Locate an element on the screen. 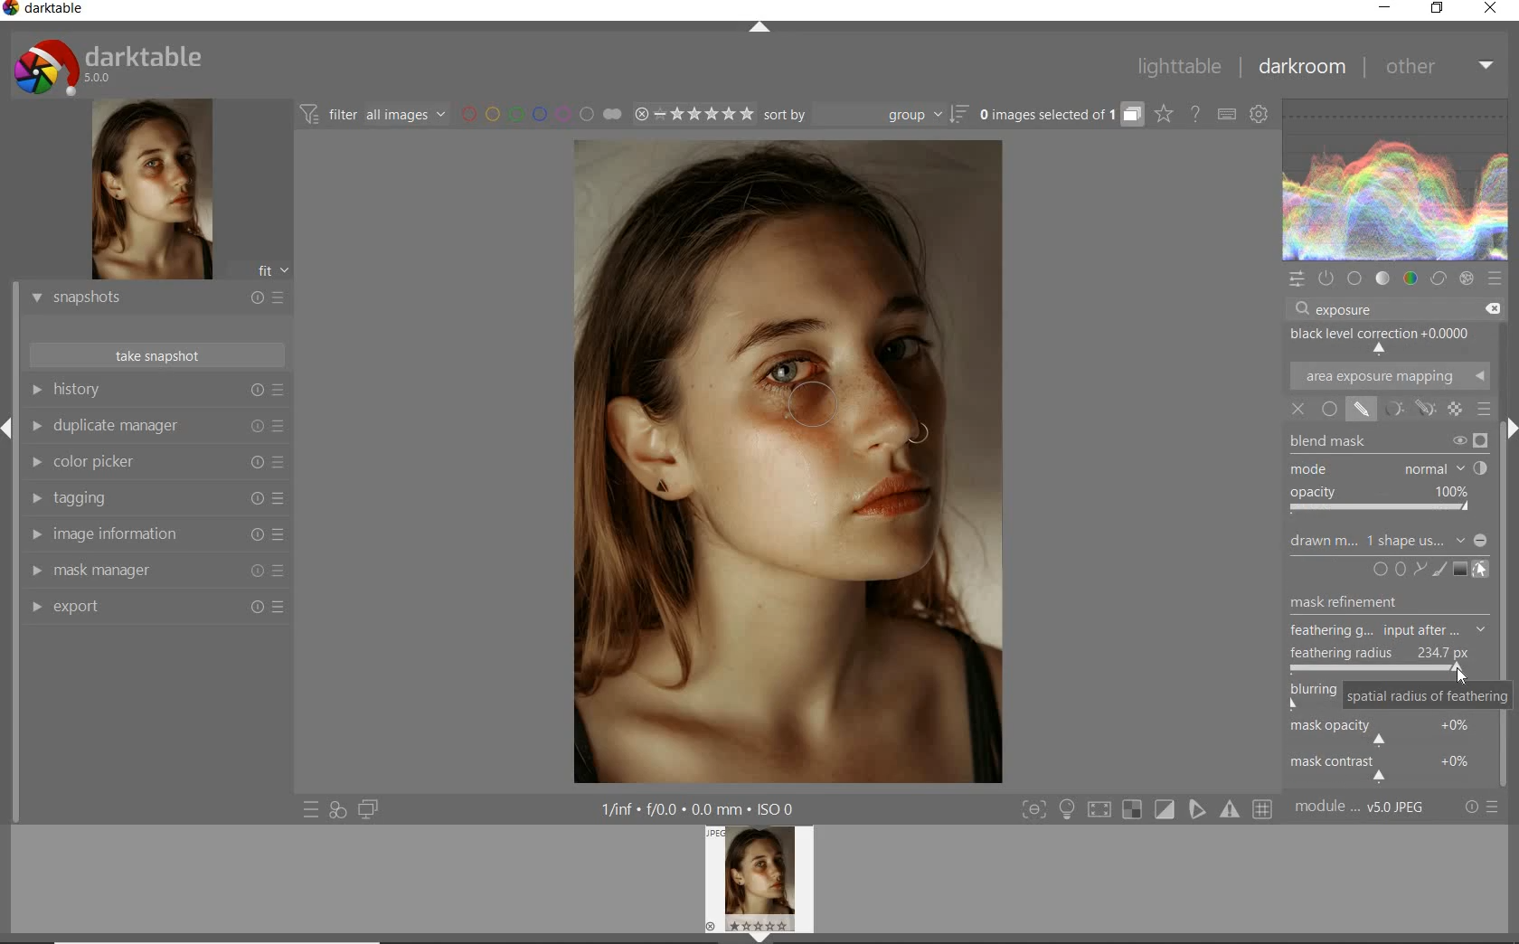 The width and height of the screenshot is (1519, 944). minimize is located at coordinates (1384, 8).